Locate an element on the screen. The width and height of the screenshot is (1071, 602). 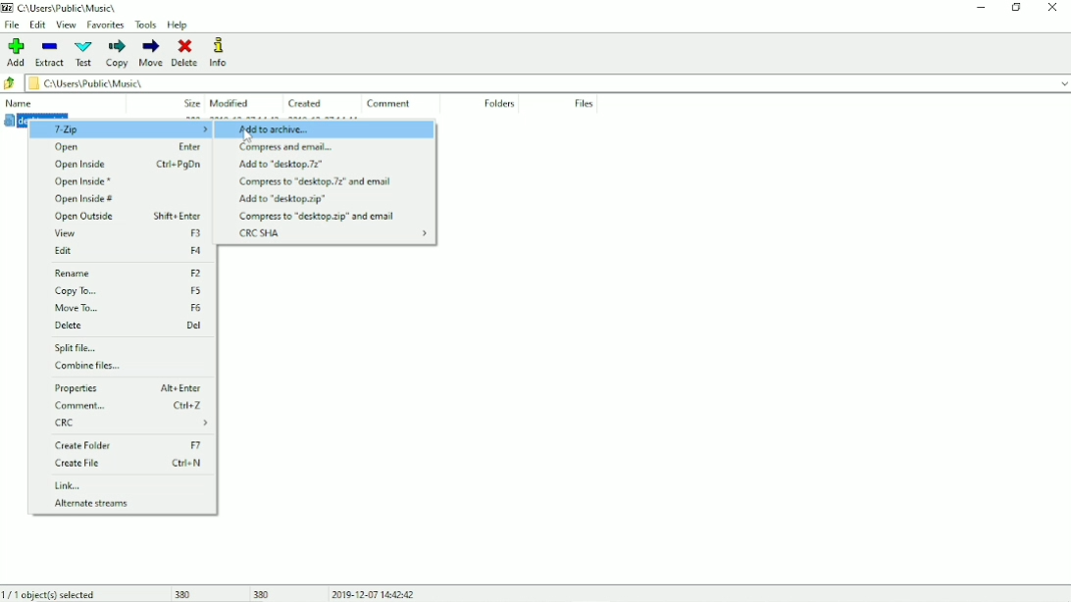
CRC SHA is located at coordinates (331, 233).